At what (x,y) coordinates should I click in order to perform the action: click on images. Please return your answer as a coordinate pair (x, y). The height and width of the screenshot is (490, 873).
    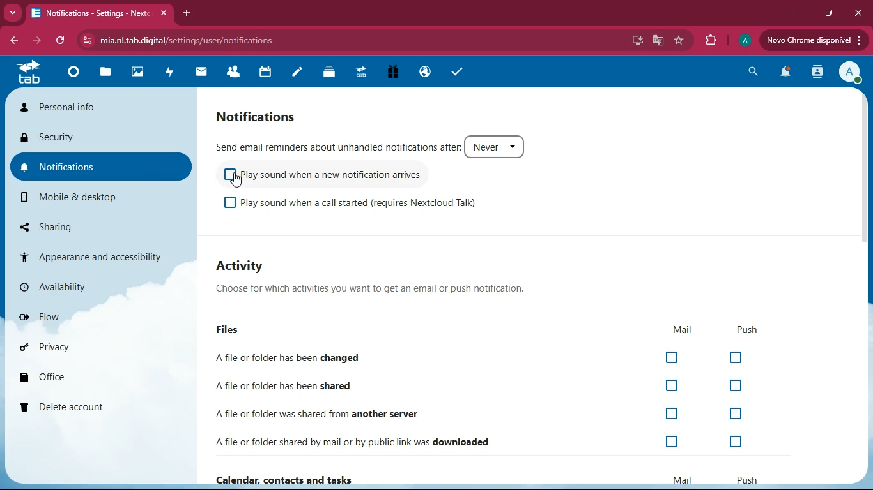
    Looking at the image, I should click on (141, 73).